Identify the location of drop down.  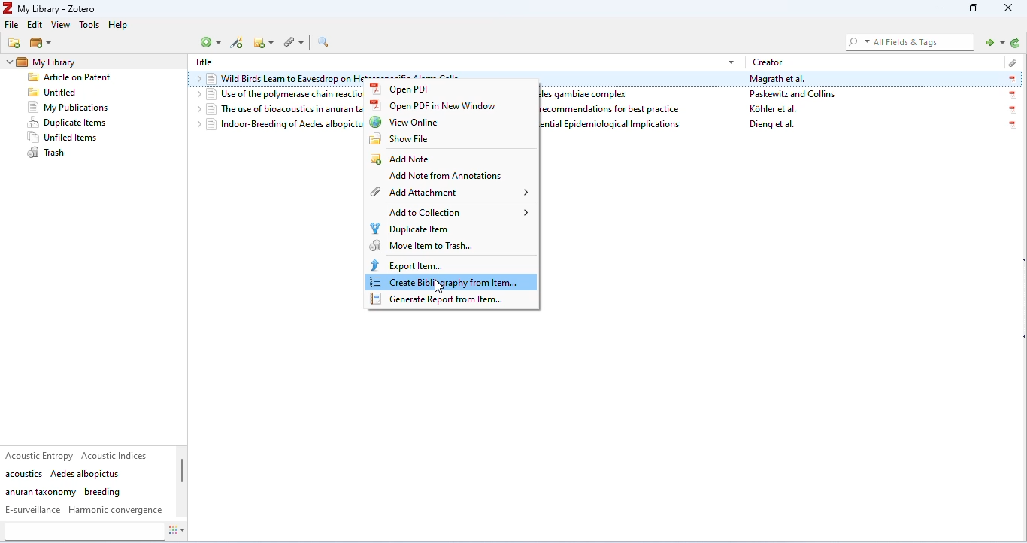
(731, 61).